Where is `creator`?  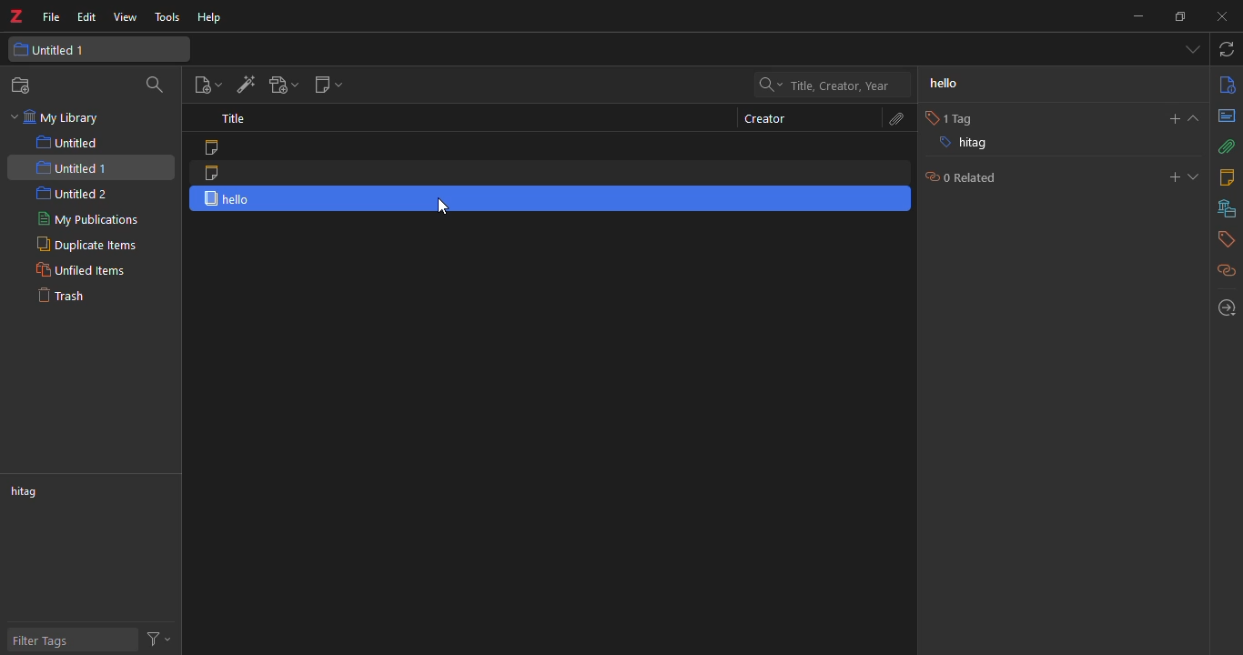
creator is located at coordinates (765, 118).